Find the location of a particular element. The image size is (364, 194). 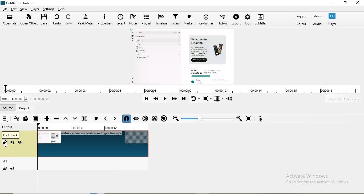

Copy is located at coordinates (25, 119).